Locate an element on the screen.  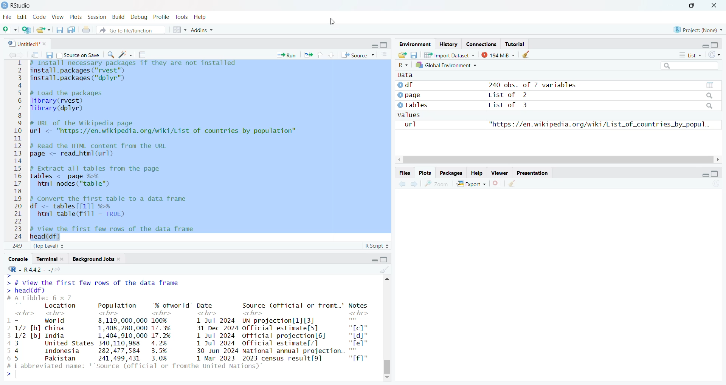
List of 3 is located at coordinates (510, 105).